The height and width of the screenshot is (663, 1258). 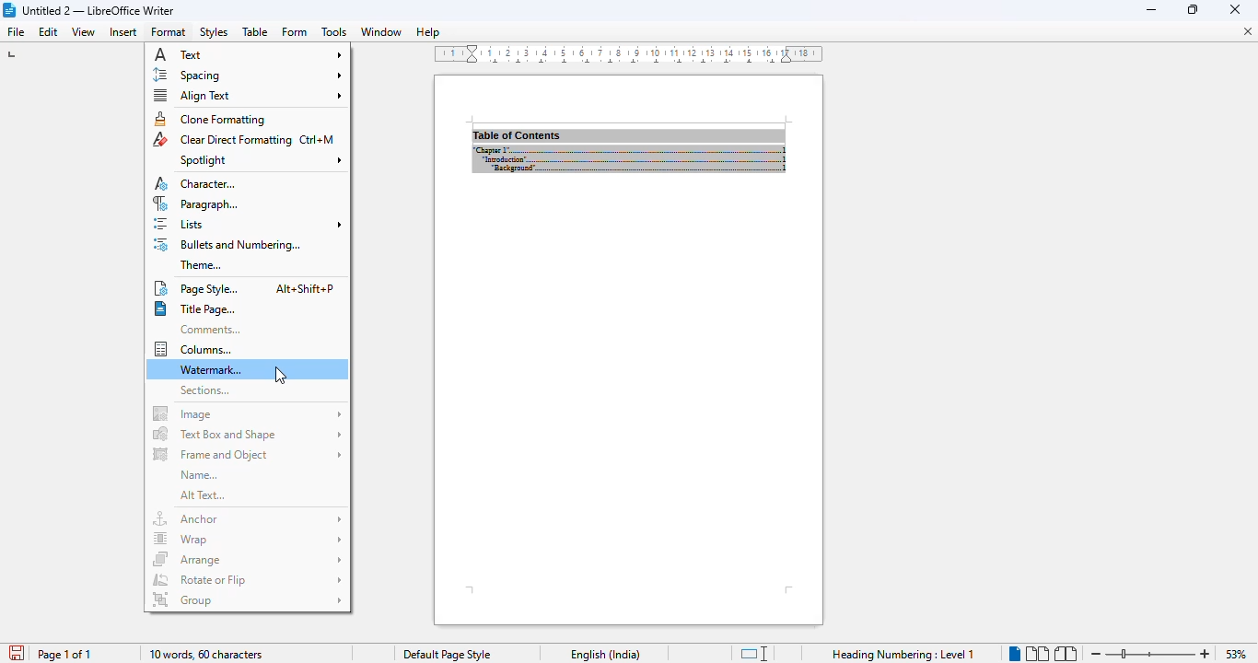 What do you see at coordinates (196, 204) in the screenshot?
I see `paragraph` at bounding box center [196, 204].